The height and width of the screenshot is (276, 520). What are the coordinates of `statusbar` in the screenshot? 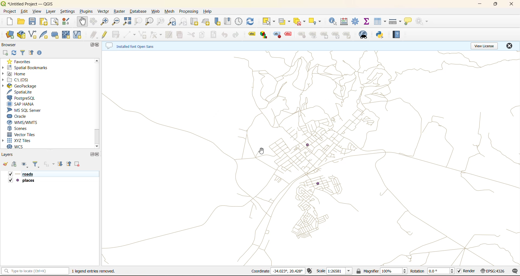 It's located at (36, 271).